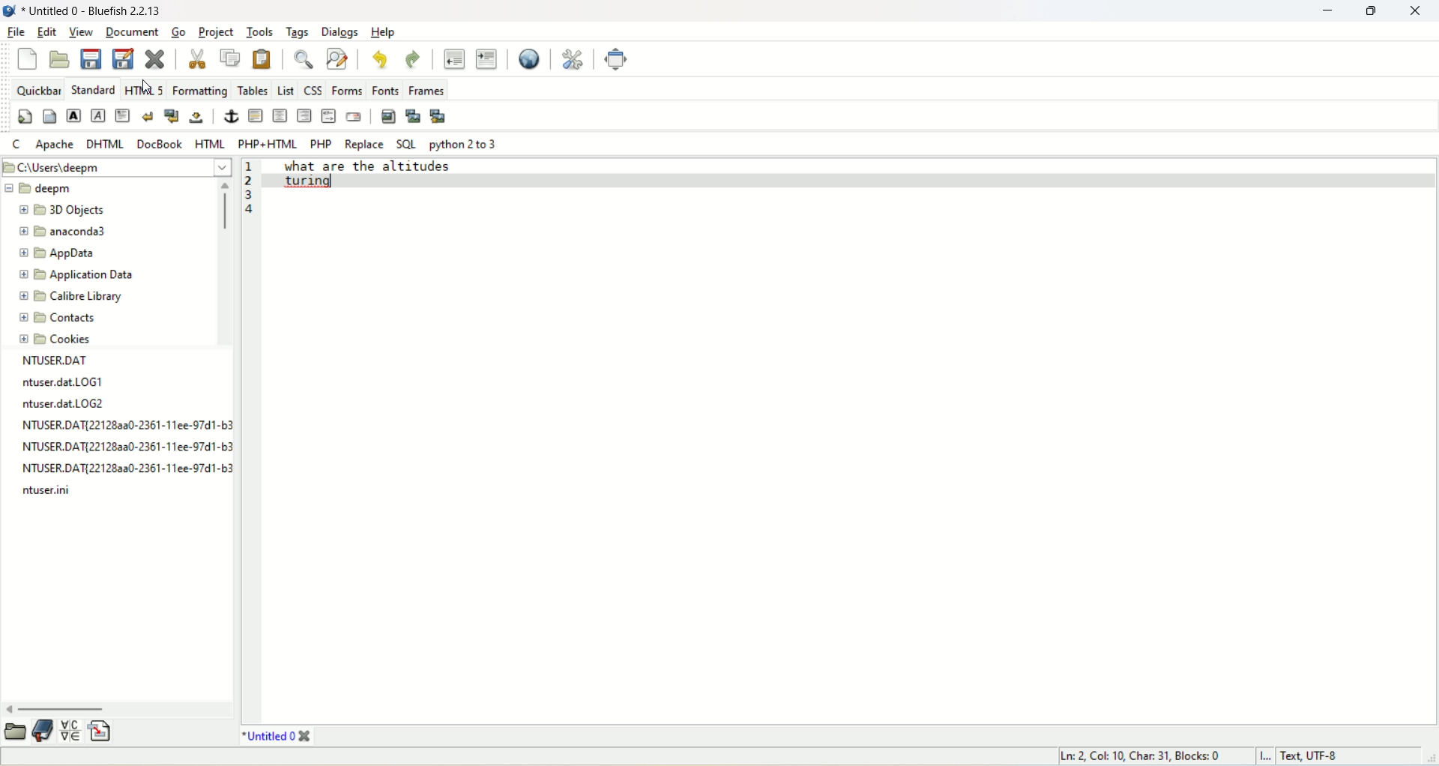  Describe the element at coordinates (529, 58) in the screenshot. I see `preview in browser` at that location.